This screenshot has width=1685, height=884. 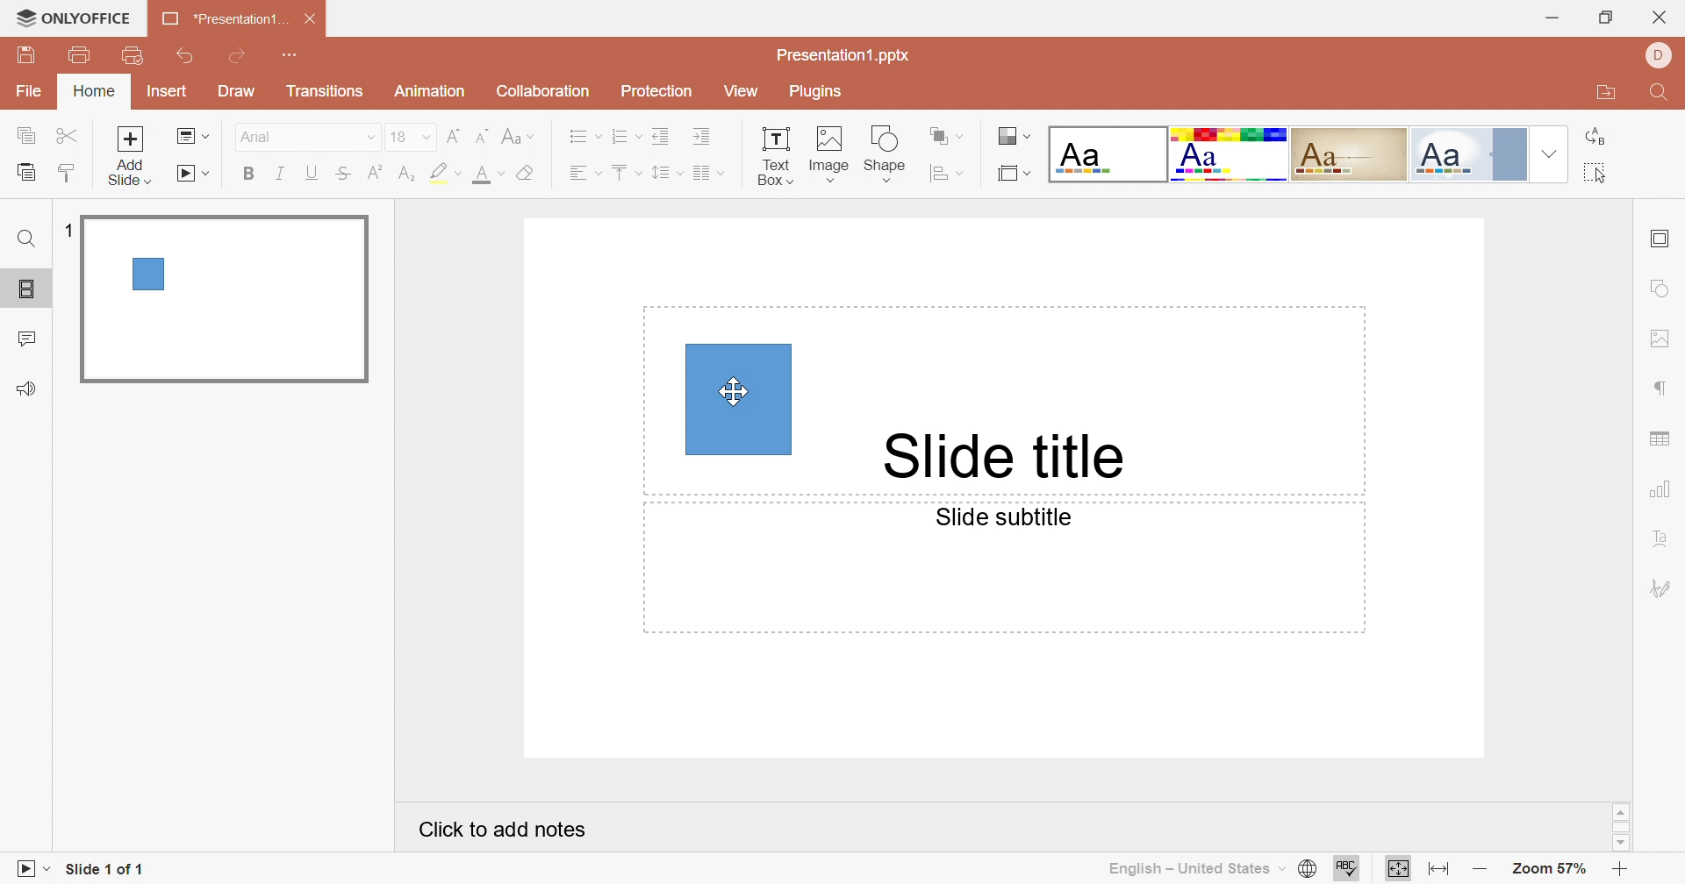 I want to click on Zoom out, so click(x=1475, y=867).